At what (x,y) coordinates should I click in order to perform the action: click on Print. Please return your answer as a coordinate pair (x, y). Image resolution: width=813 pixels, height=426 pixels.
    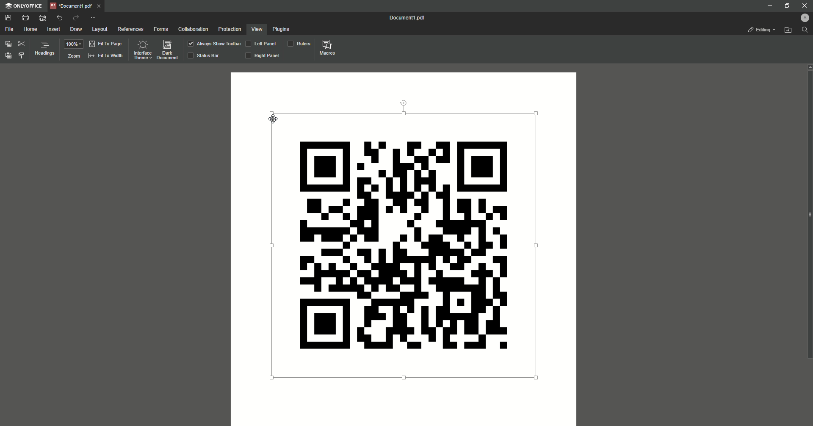
    Looking at the image, I should click on (25, 17).